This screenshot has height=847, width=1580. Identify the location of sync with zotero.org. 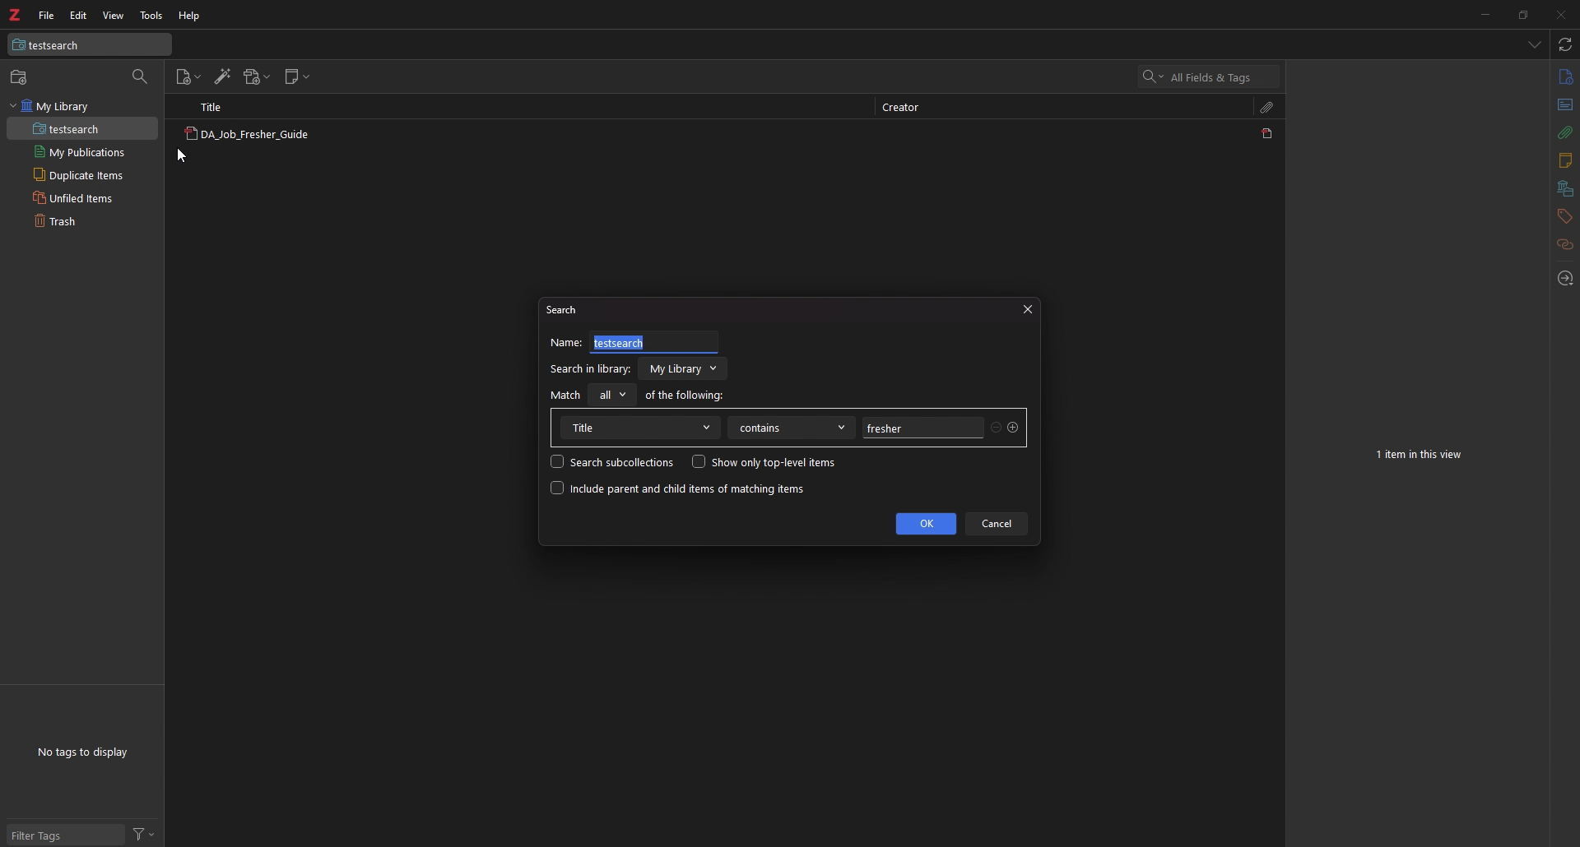
(1566, 44).